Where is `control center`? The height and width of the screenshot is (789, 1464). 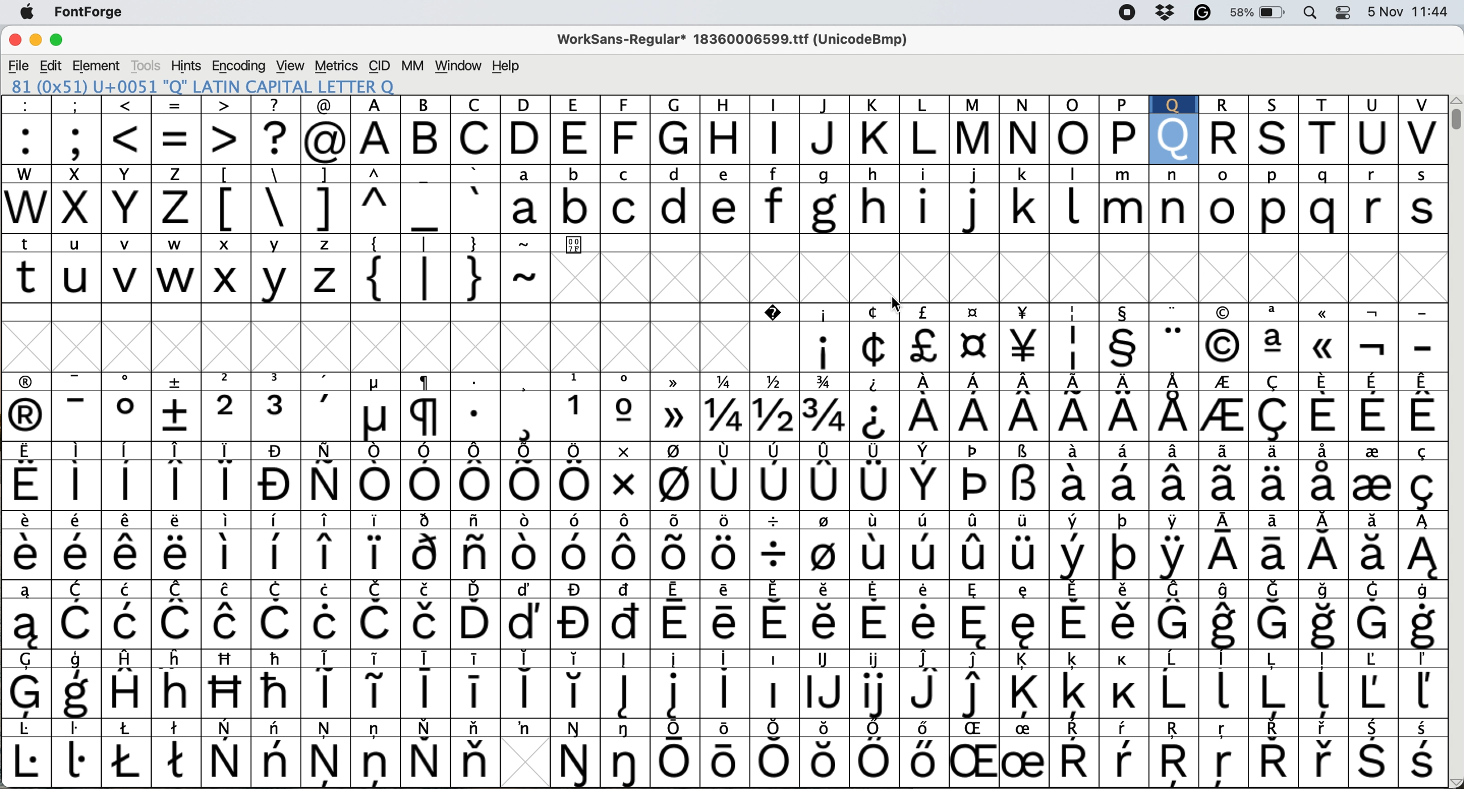
control center is located at coordinates (1344, 14).